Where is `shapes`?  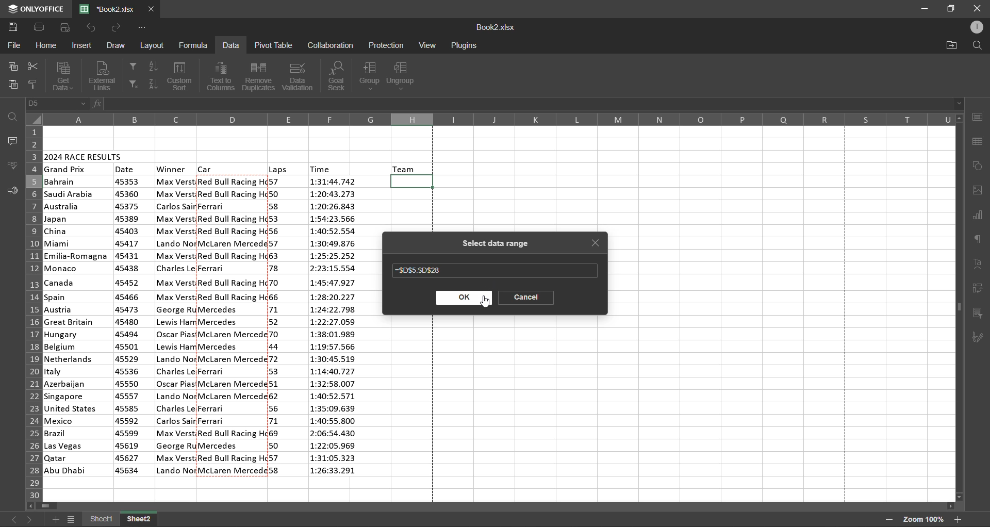
shapes is located at coordinates (978, 167).